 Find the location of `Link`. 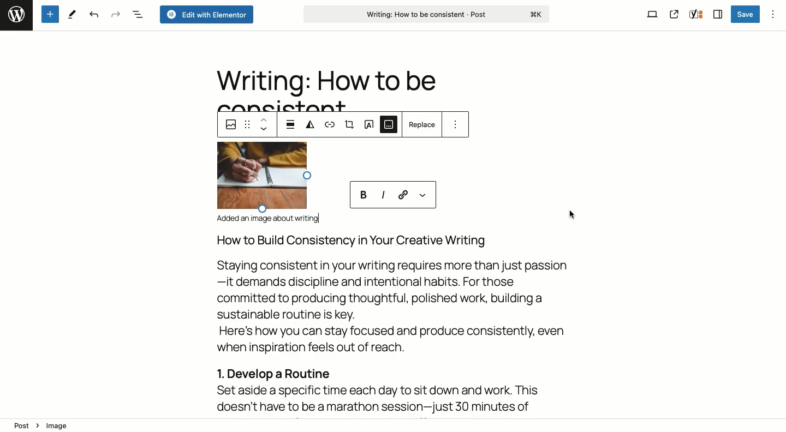

Link is located at coordinates (402, 193).